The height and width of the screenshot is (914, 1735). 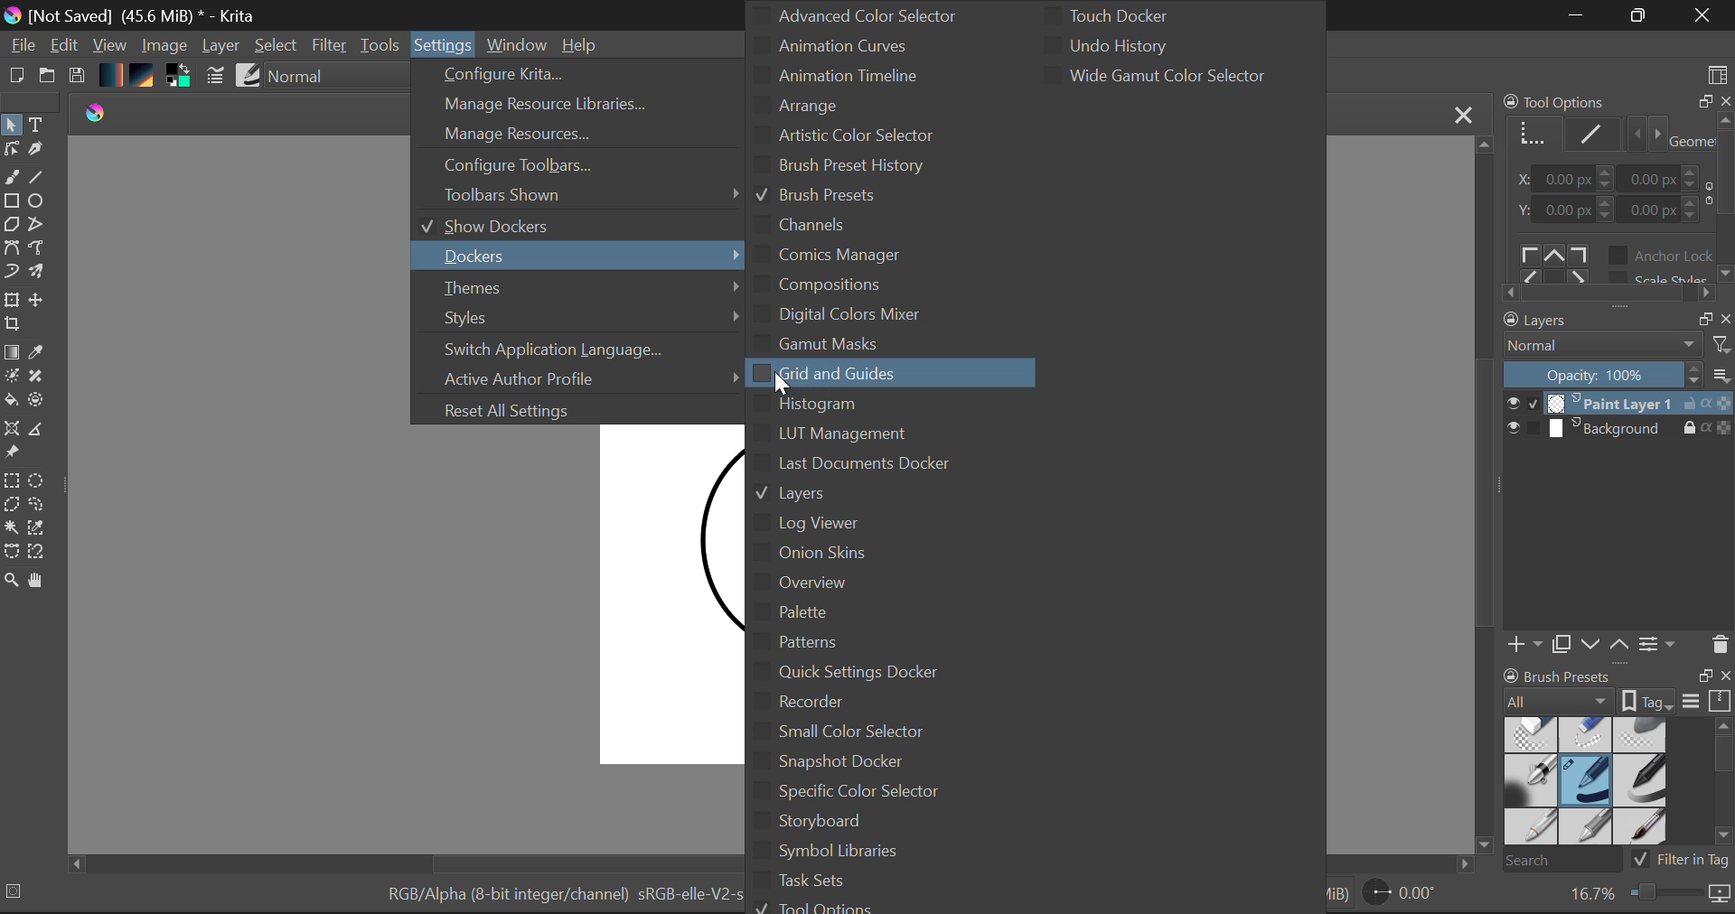 I want to click on Small Color Selector, so click(x=869, y=731).